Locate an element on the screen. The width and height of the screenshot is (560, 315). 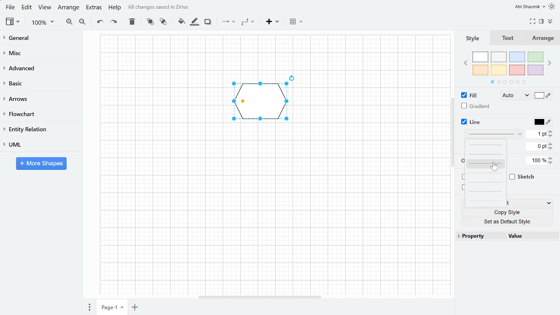
Arrange is located at coordinates (69, 8).